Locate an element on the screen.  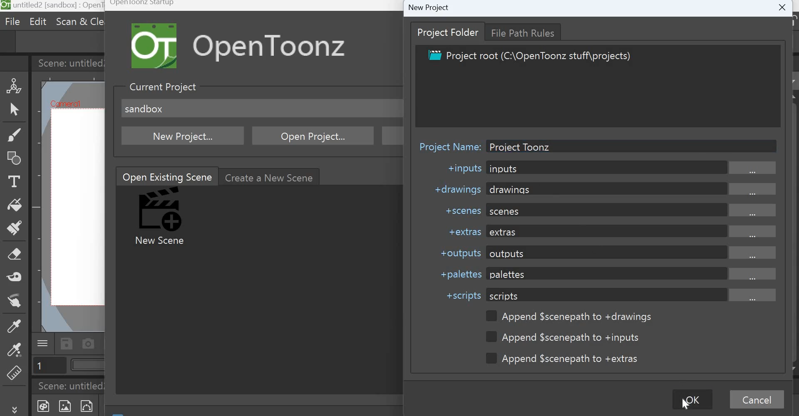
Brush tool is located at coordinates (14, 135).